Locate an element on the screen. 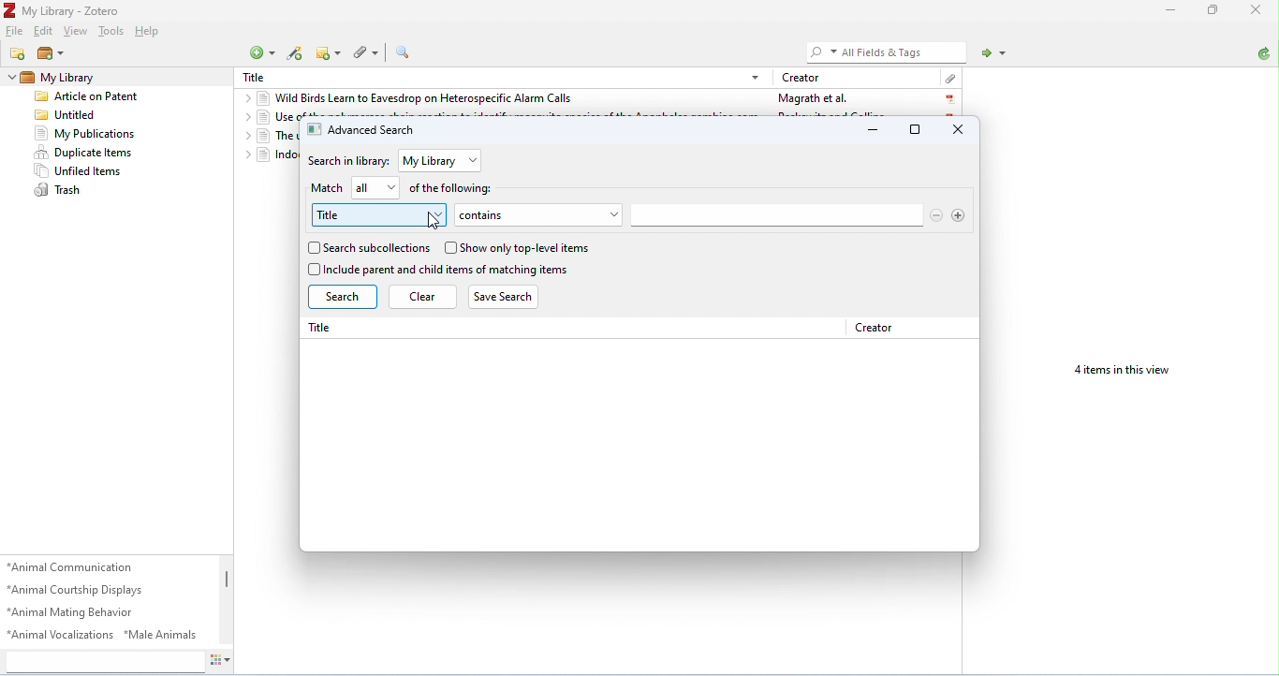  close is located at coordinates (1257, 11).